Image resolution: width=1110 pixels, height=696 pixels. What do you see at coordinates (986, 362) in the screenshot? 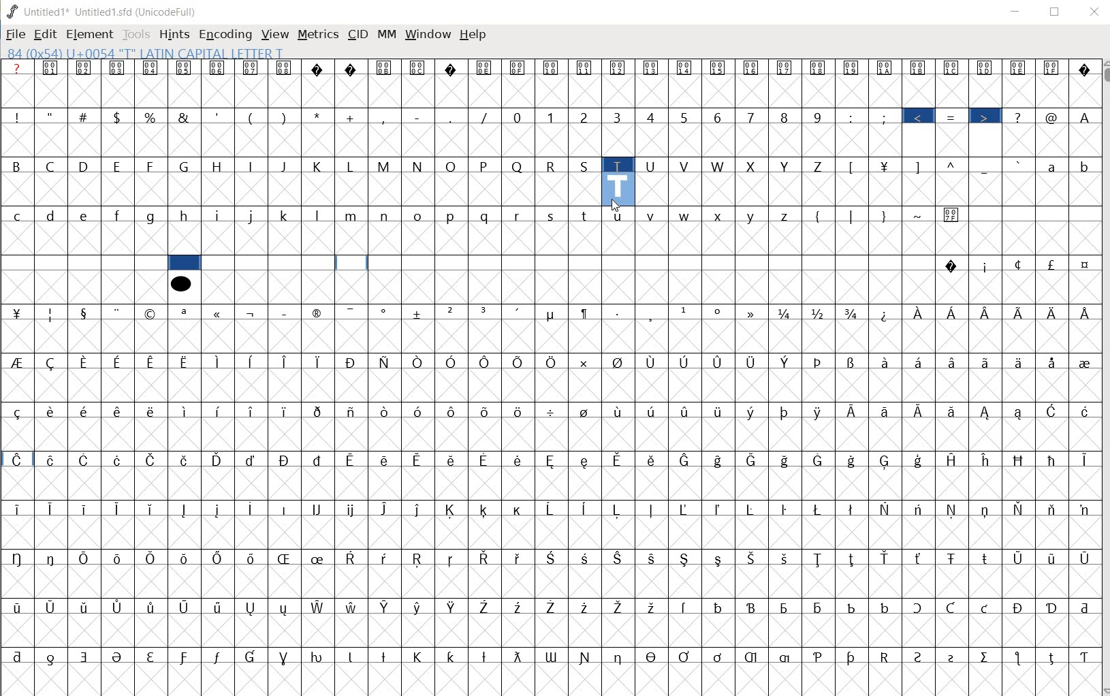
I see `Symbol` at bounding box center [986, 362].